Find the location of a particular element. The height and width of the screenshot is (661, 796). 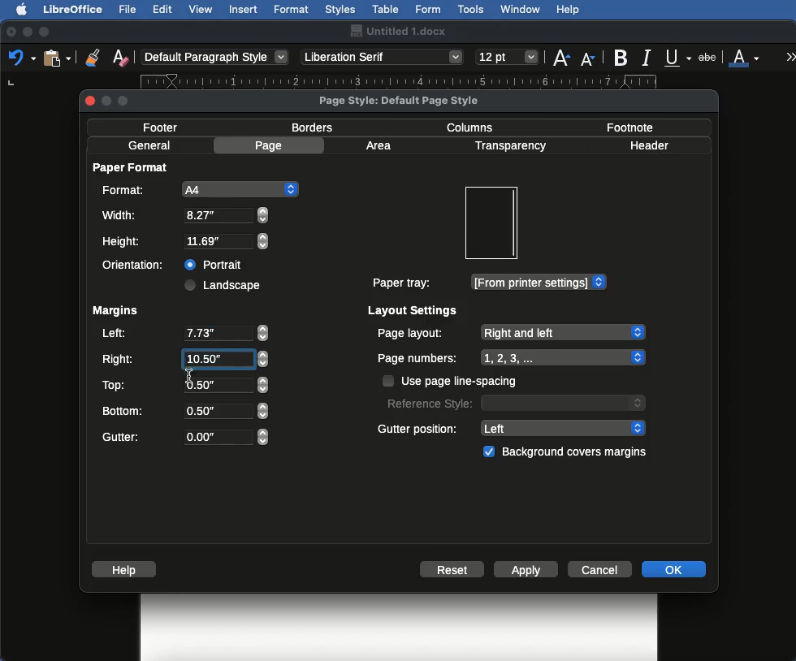

Font color is located at coordinates (745, 56).